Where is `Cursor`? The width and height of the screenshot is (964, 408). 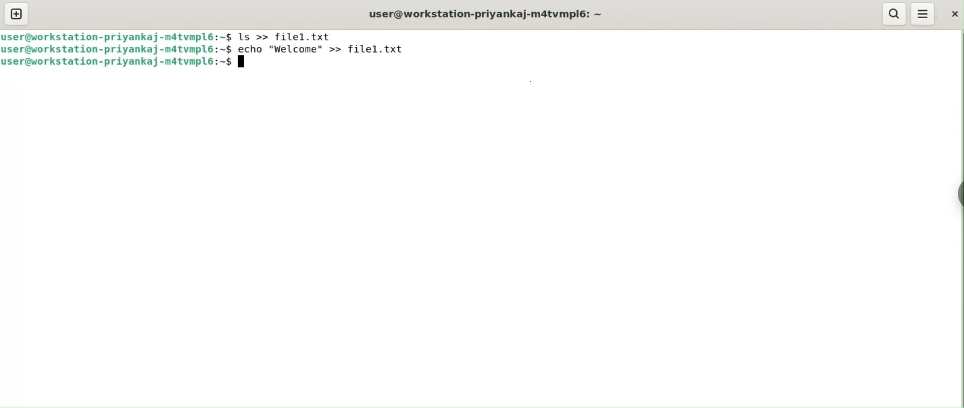
Cursor is located at coordinates (245, 64).